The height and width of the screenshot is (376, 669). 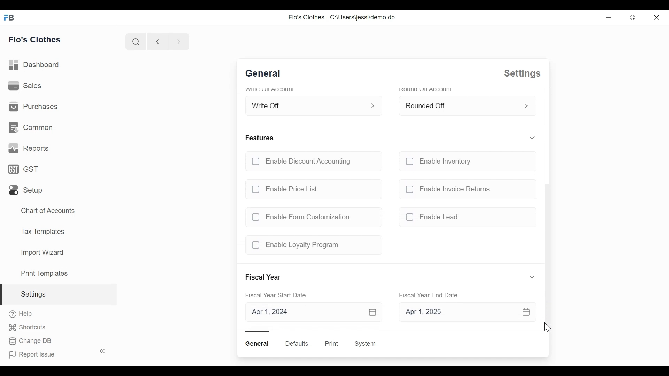 What do you see at coordinates (463, 313) in the screenshot?
I see `Apr 1, 2025` at bounding box center [463, 313].